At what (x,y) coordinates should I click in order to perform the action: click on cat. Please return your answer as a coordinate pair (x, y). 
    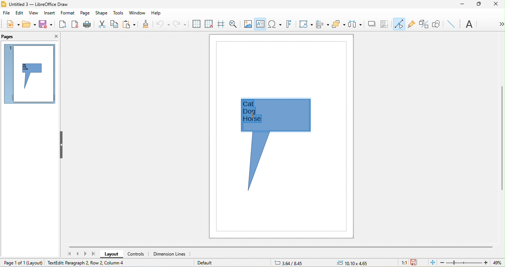
    Looking at the image, I should click on (255, 104).